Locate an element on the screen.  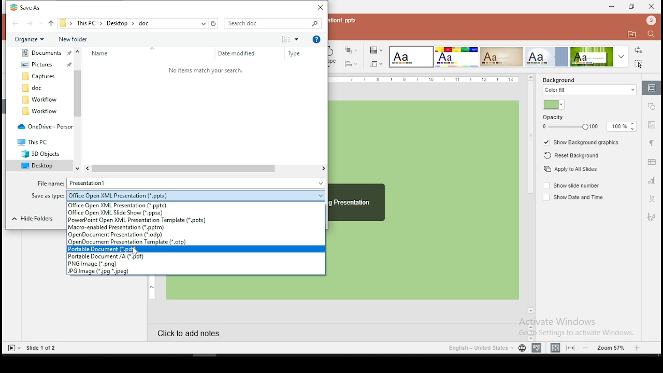
Type is located at coordinates (297, 53).